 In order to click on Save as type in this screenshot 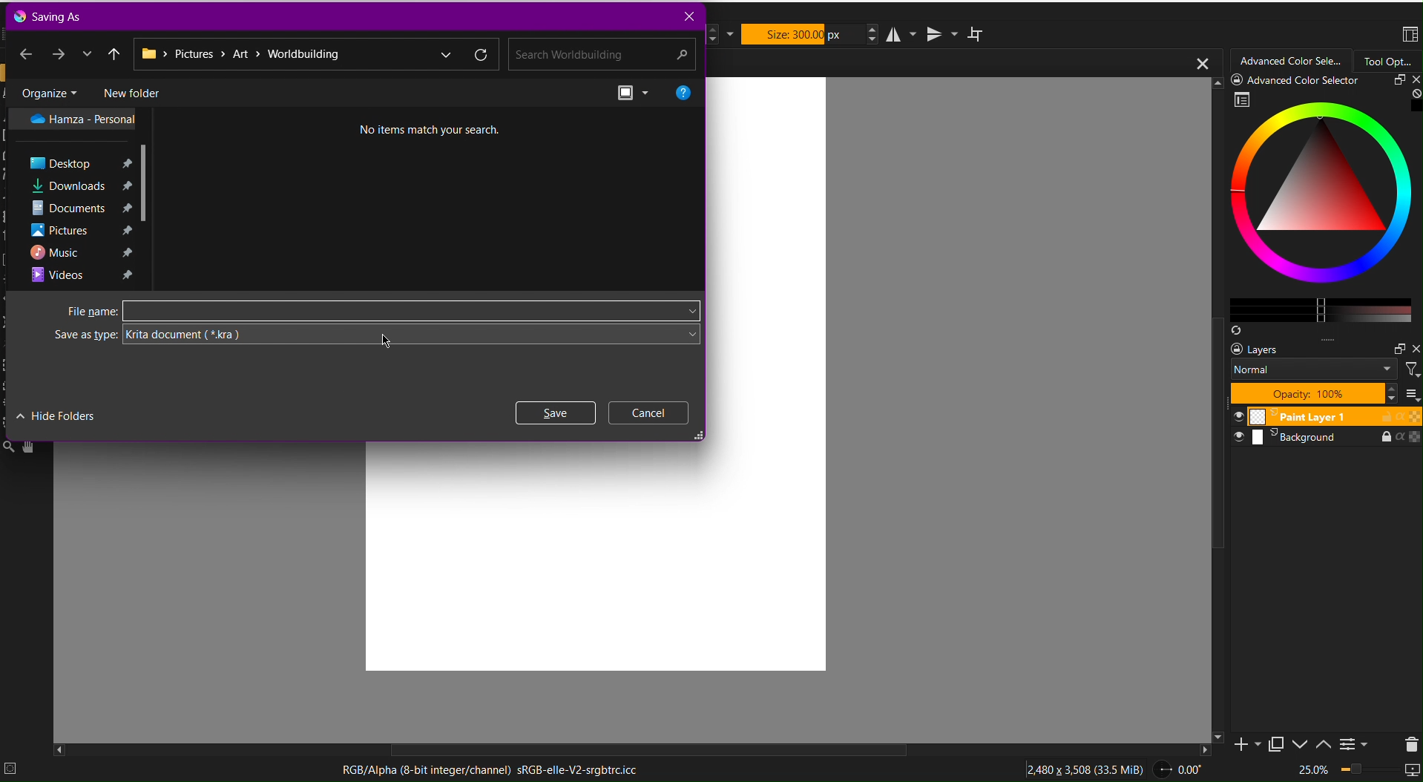, I will do `click(73, 335)`.